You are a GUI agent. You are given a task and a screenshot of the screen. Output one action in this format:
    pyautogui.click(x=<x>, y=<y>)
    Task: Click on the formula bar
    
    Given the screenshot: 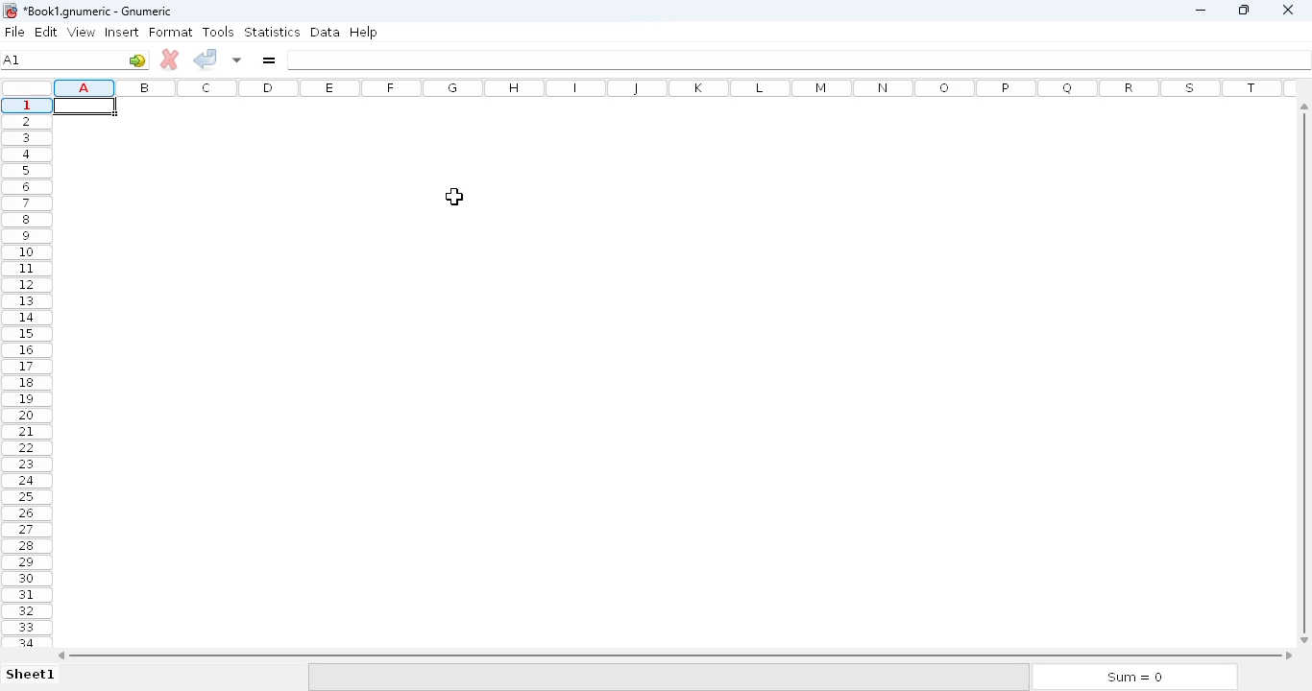 What is the action you would take?
    pyautogui.click(x=800, y=60)
    